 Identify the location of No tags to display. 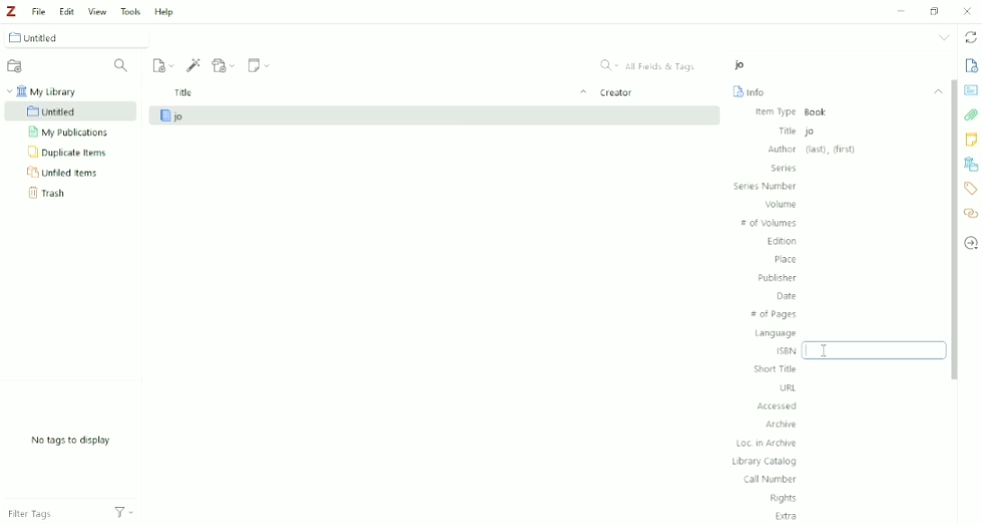
(76, 440).